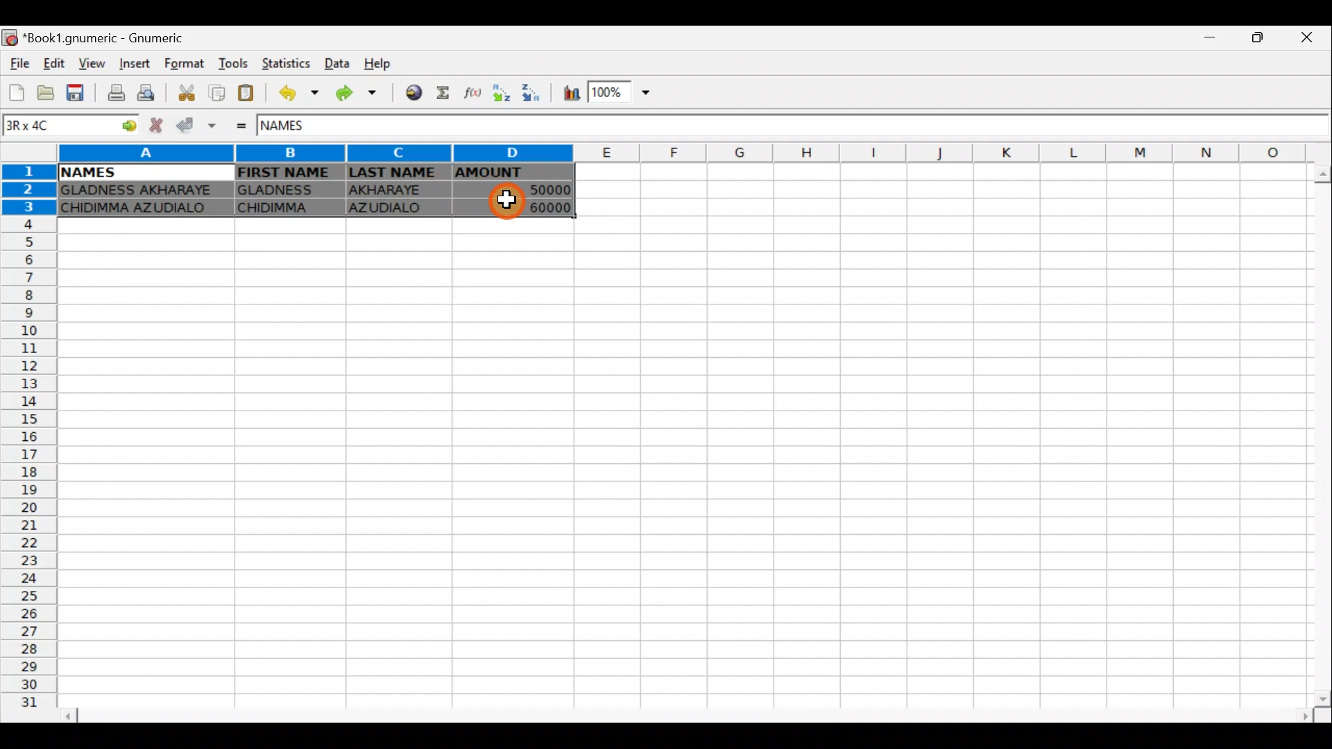  Describe the element at coordinates (832, 129) in the screenshot. I see `Formula bar` at that location.